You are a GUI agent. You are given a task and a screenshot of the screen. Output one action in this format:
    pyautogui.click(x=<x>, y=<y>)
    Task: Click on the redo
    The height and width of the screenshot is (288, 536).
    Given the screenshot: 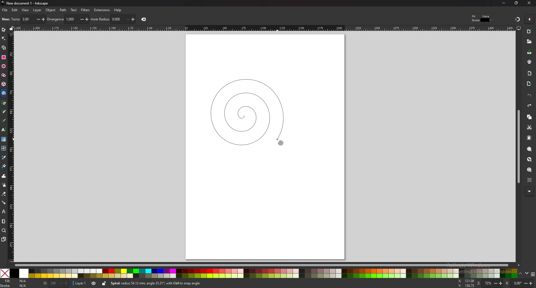 What is the action you would take?
    pyautogui.click(x=530, y=105)
    